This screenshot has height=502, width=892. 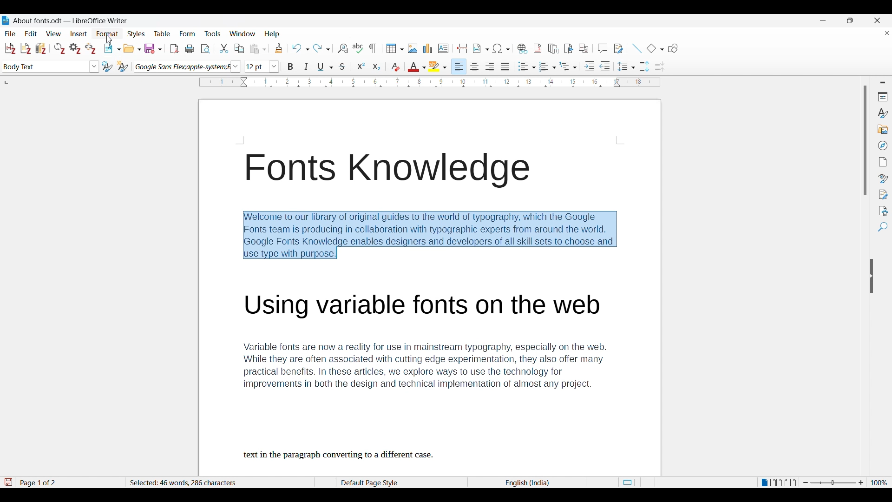 I want to click on Show in smaller tab, so click(x=850, y=20).